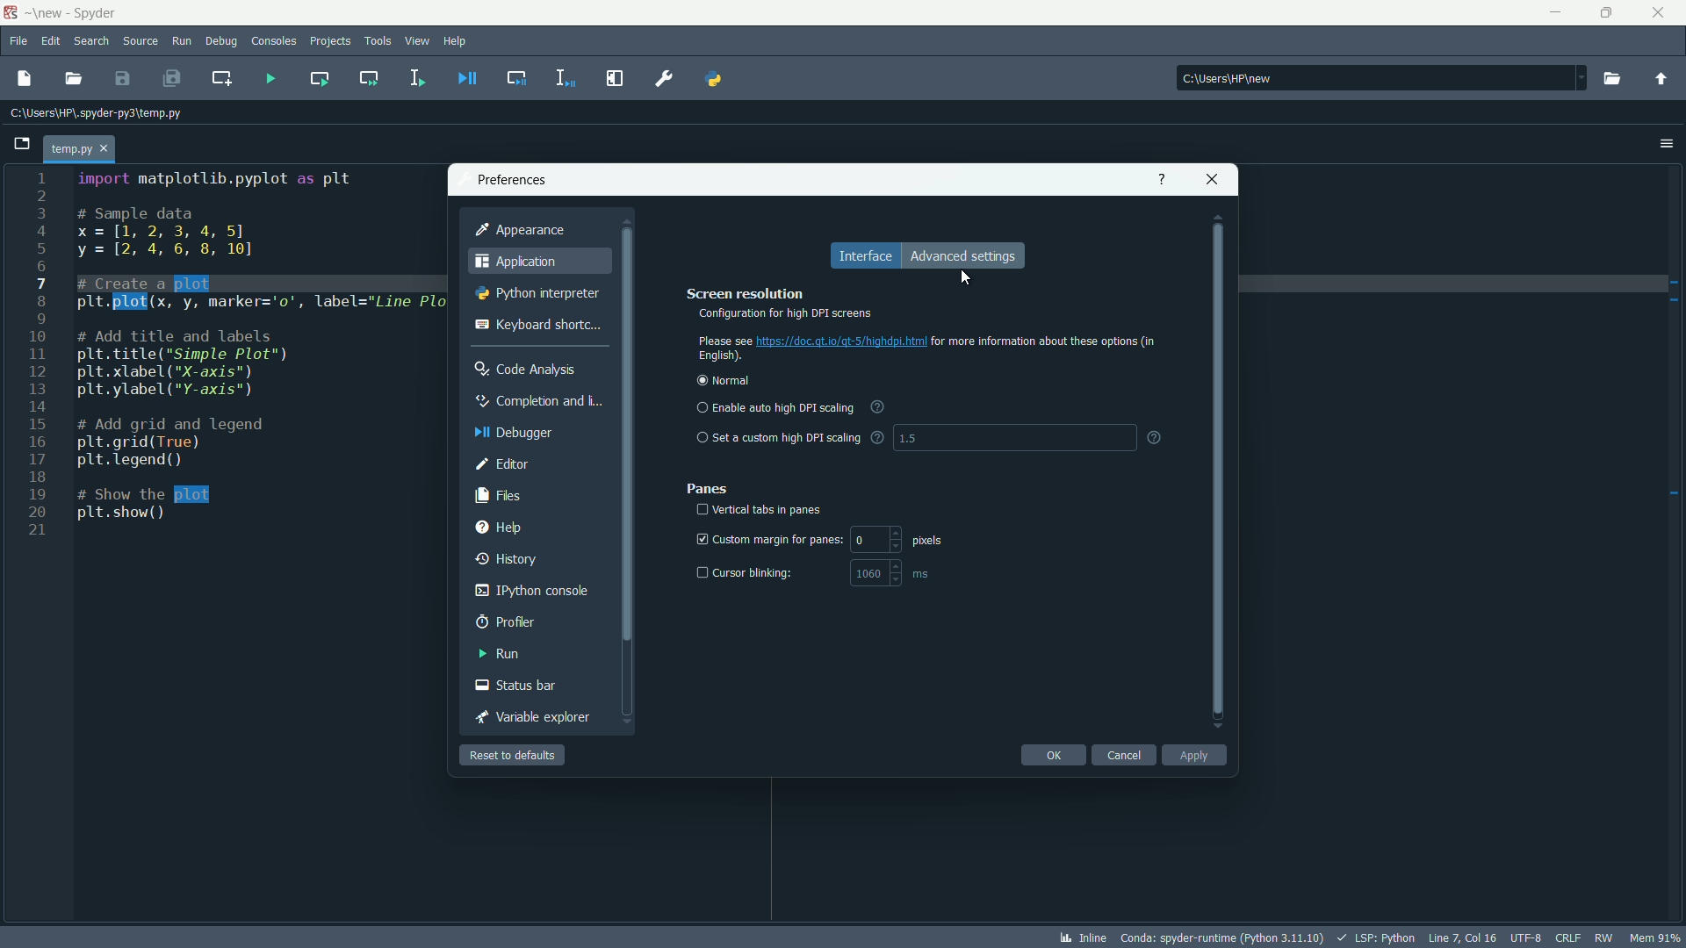 The width and height of the screenshot is (1686, 948). What do you see at coordinates (220, 40) in the screenshot?
I see `debug` at bounding box center [220, 40].